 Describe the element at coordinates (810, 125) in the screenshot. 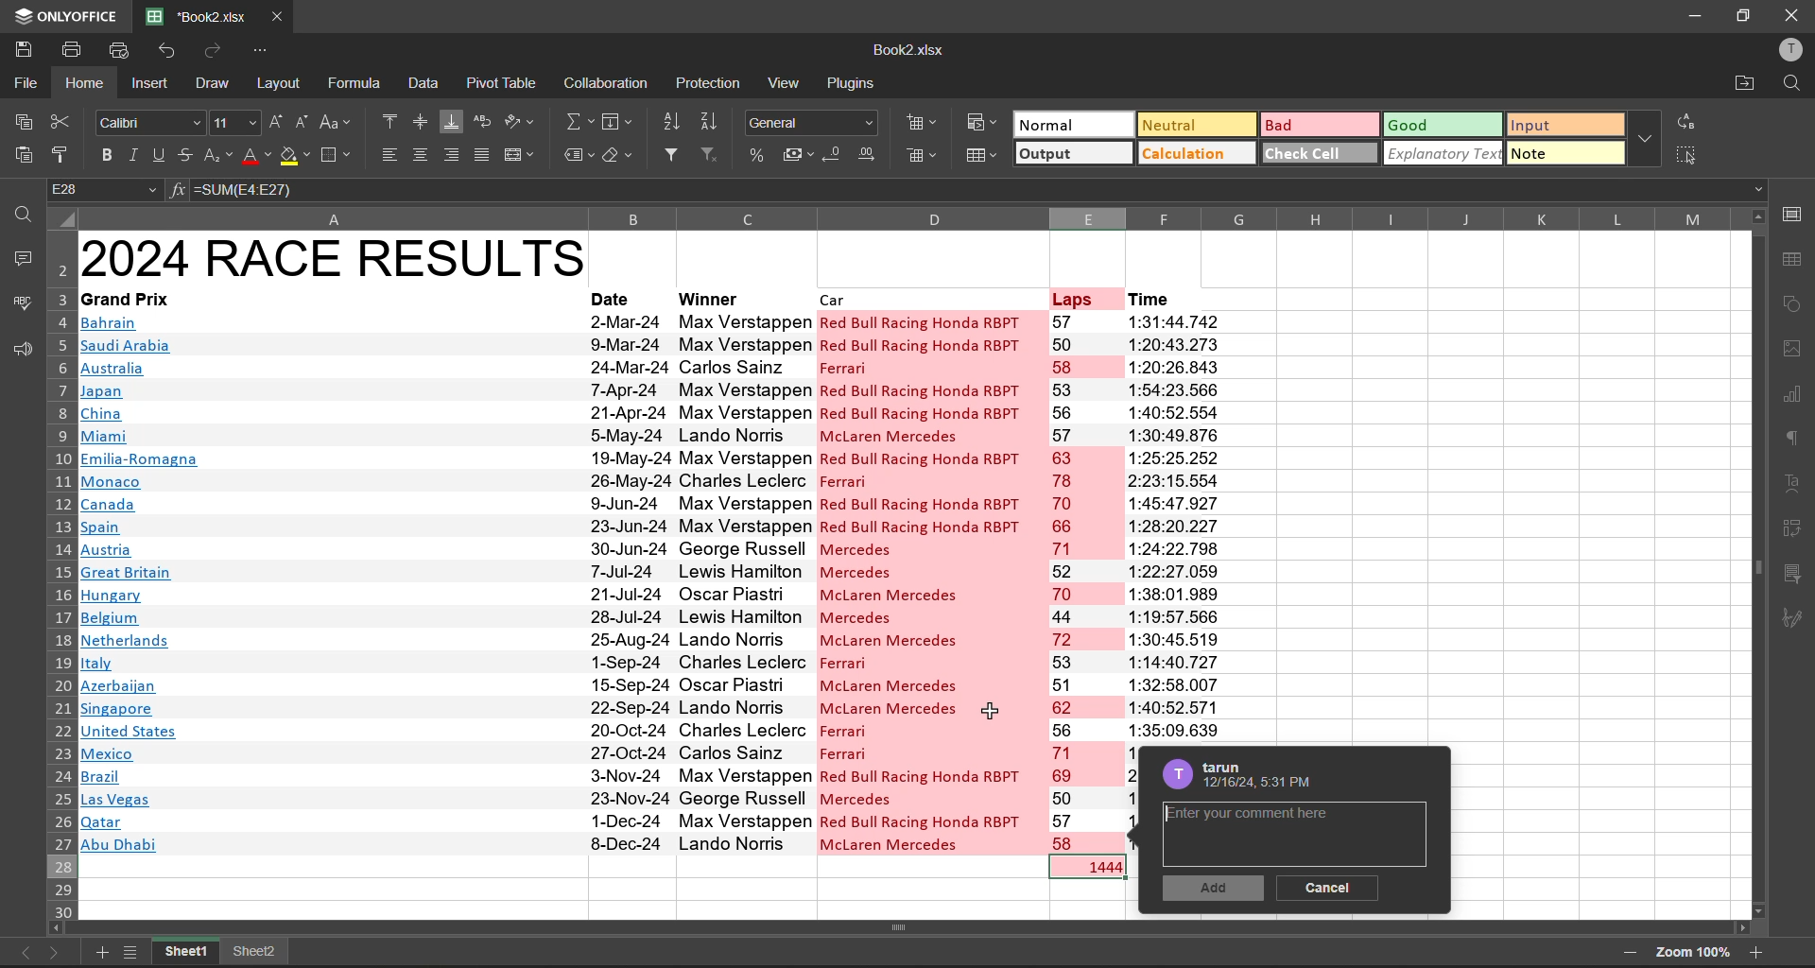

I see `number format` at that location.